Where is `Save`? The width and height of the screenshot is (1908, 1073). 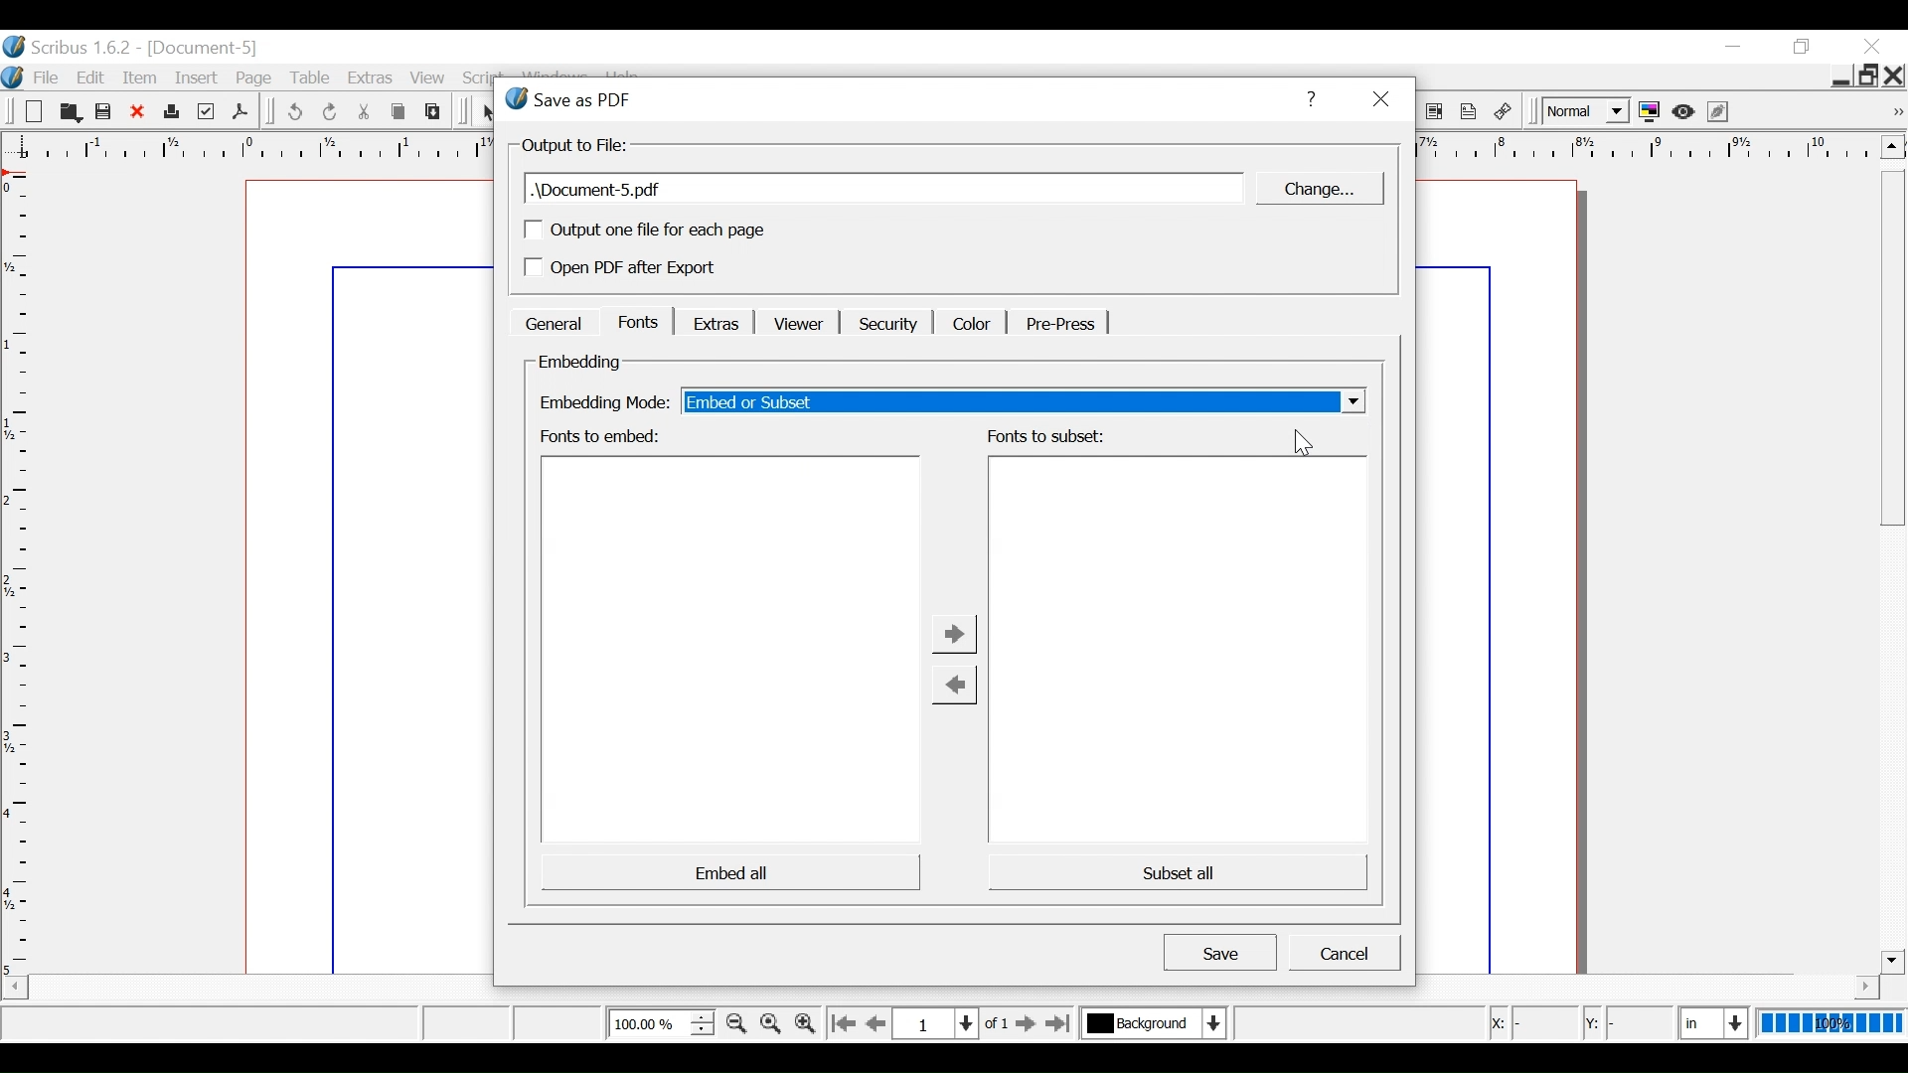 Save is located at coordinates (1220, 951).